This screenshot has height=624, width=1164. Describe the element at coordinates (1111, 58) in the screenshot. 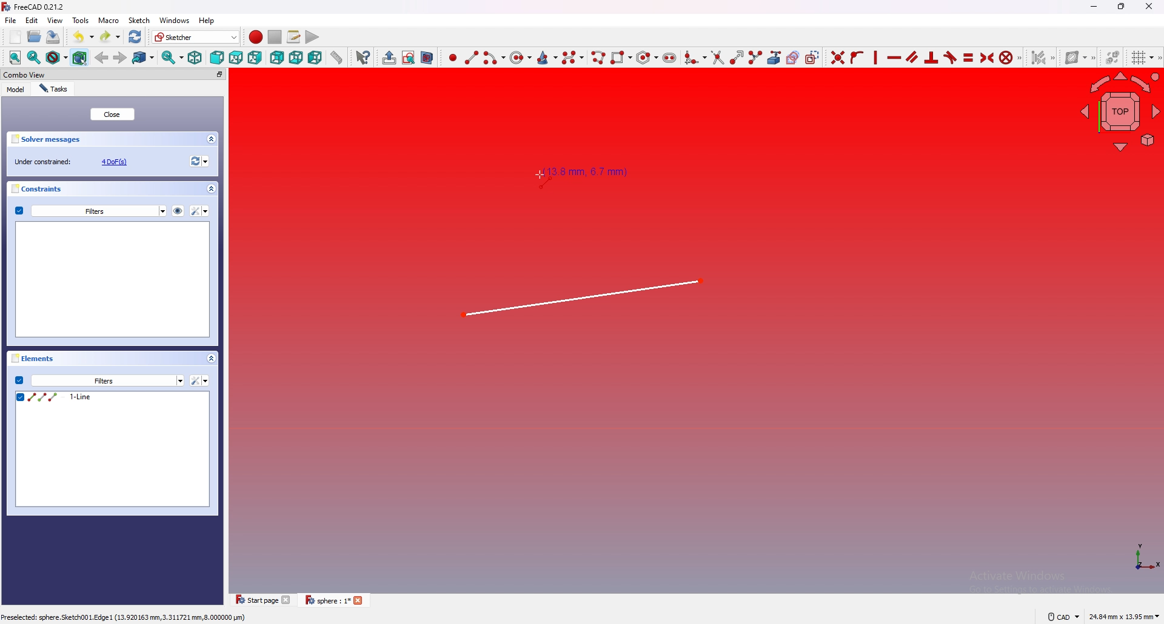

I see `Switch virtual space` at that location.